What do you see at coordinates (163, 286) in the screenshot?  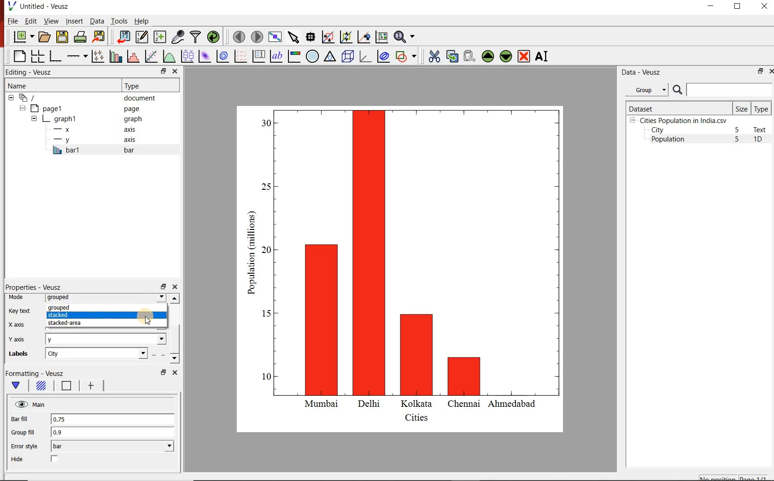 I see `restore` at bounding box center [163, 286].